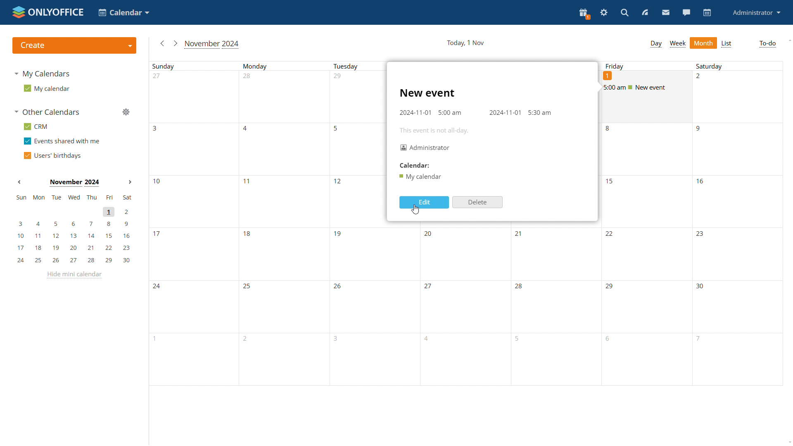 This screenshot has height=446, width=793. What do you see at coordinates (644, 12) in the screenshot?
I see `feed` at bounding box center [644, 12].